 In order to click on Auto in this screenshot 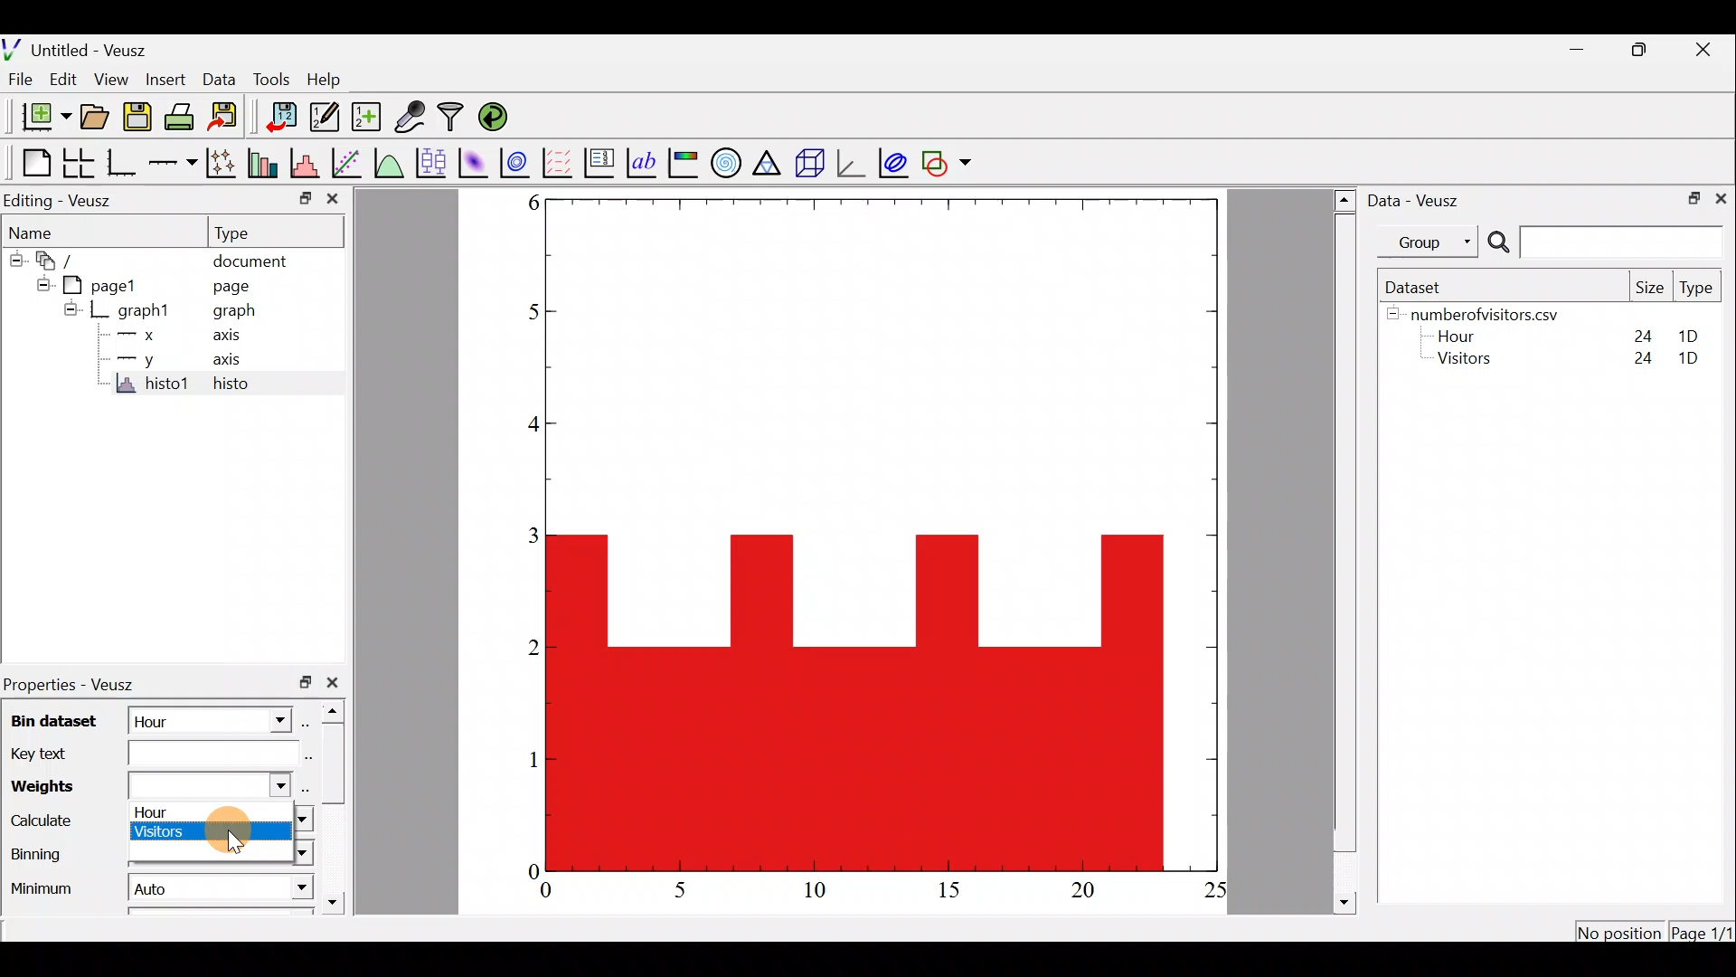, I will do `click(177, 887)`.